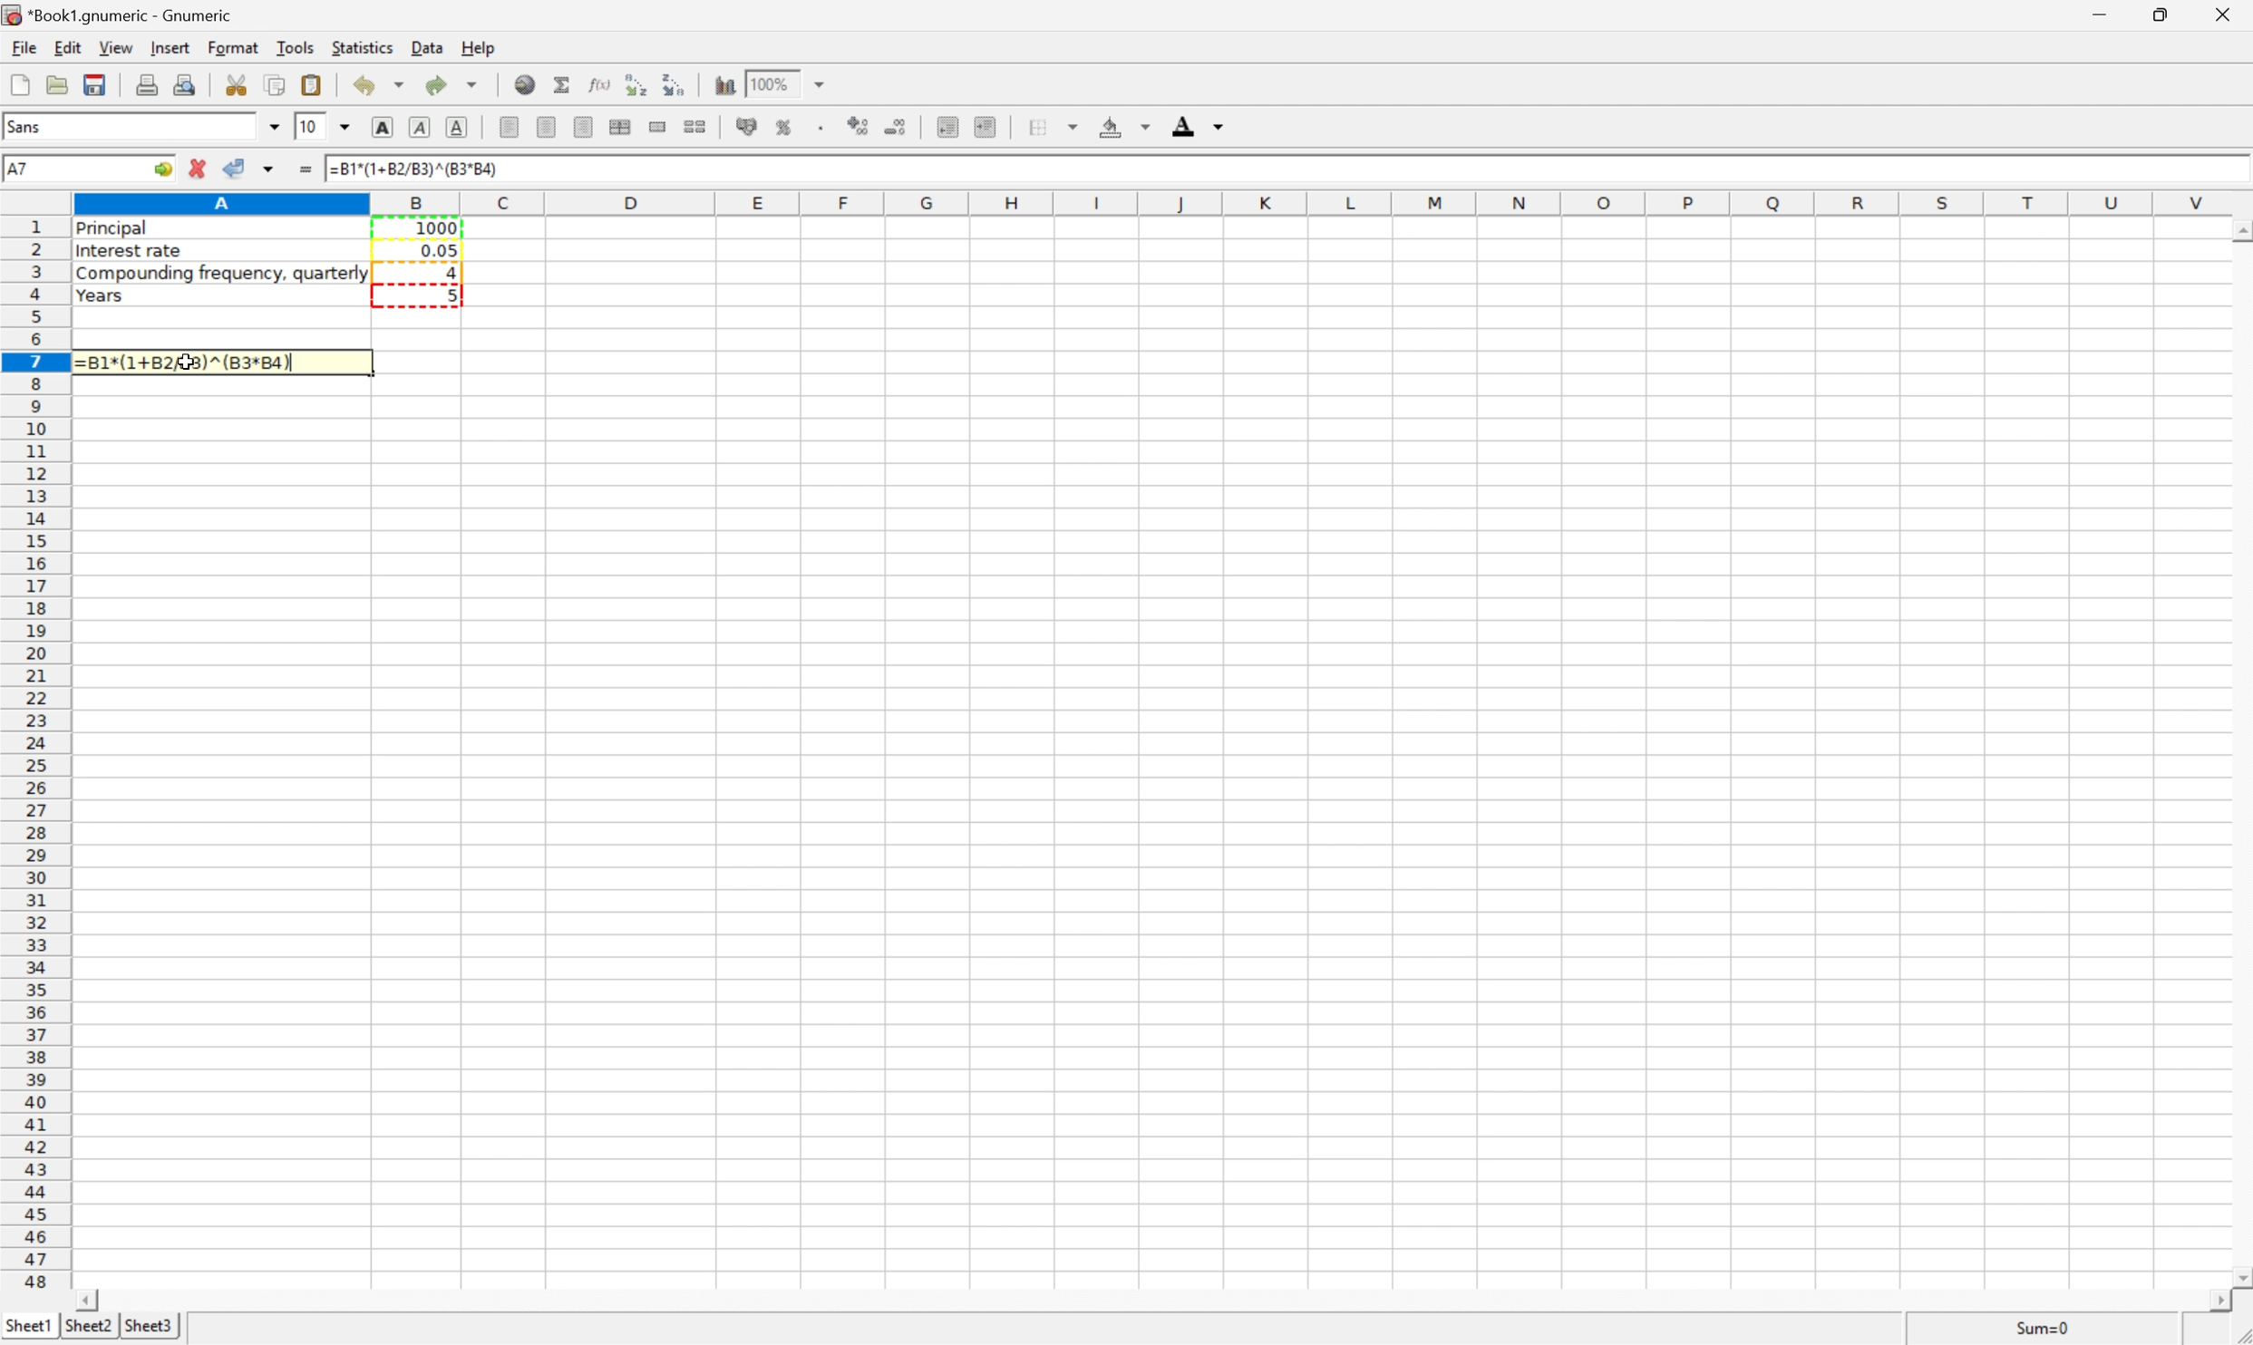 The width and height of the screenshot is (2253, 1345). Describe the element at coordinates (2165, 15) in the screenshot. I see `restore down` at that location.